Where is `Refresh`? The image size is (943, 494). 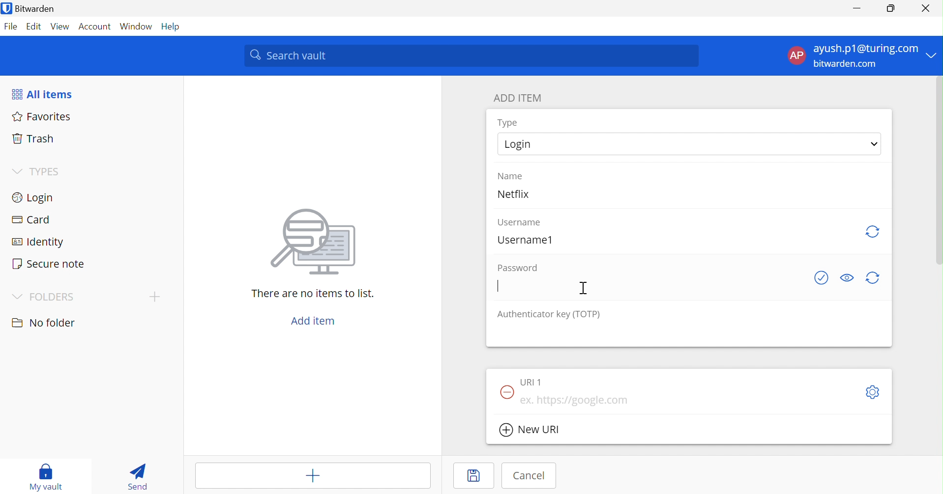
Refresh is located at coordinates (874, 233).